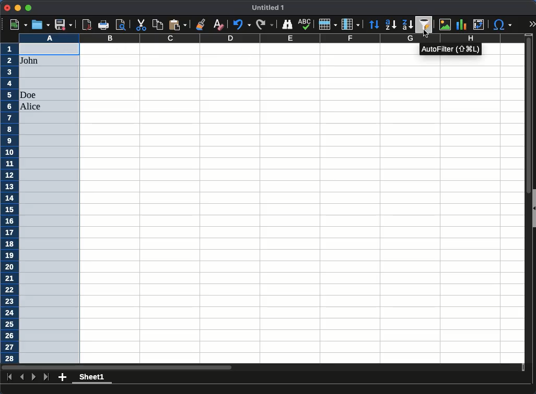  Describe the element at coordinates (408, 25) in the screenshot. I see `descending` at that location.